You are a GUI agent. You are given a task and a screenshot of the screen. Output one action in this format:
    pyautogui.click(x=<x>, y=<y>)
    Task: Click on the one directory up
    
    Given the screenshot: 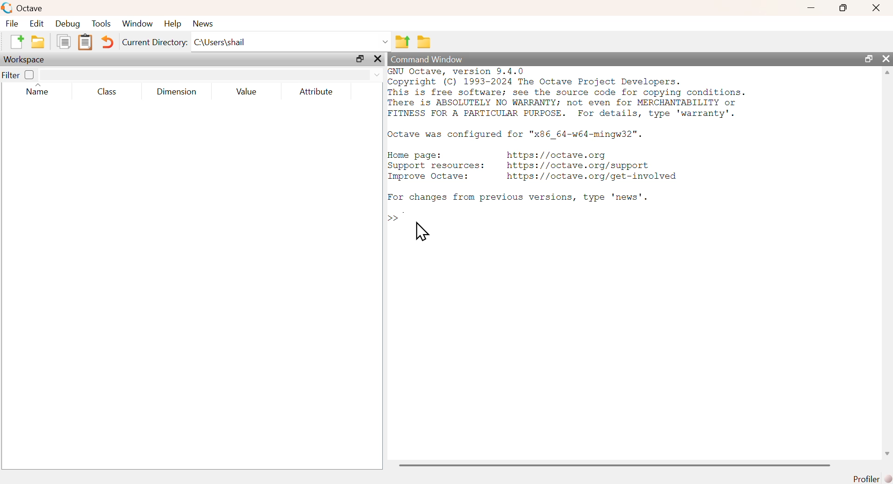 What is the action you would take?
    pyautogui.click(x=402, y=40)
    